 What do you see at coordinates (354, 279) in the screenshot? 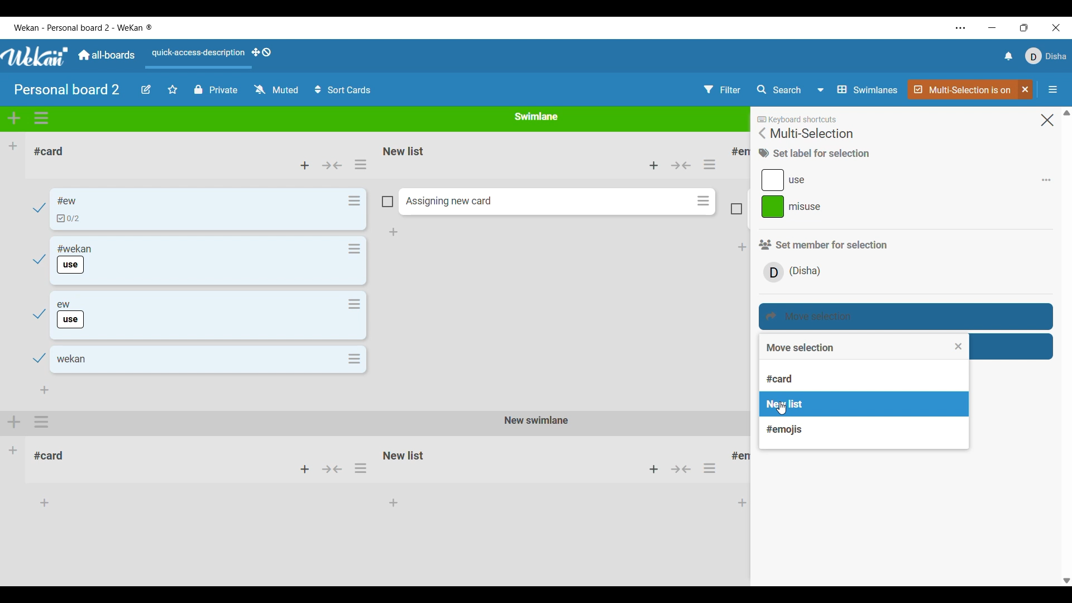
I see `Card actions for respective card in the list` at bounding box center [354, 279].